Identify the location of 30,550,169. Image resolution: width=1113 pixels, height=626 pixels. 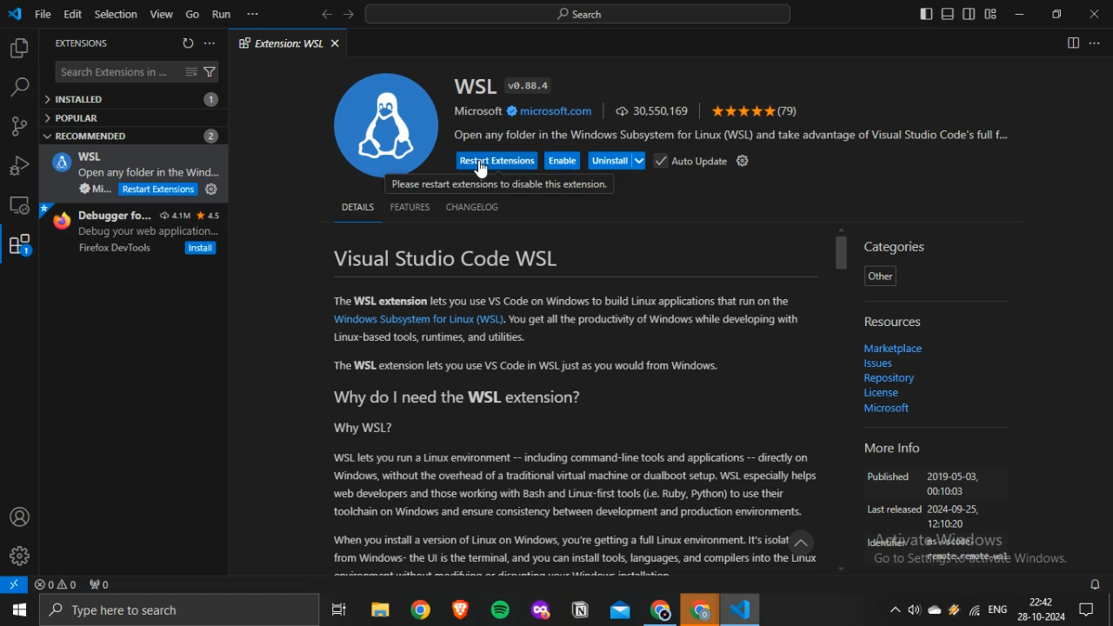
(652, 110).